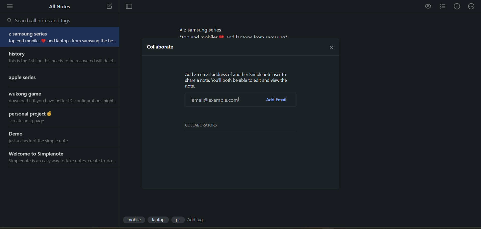 The height and width of the screenshot is (229, 481). What do you see at coordinates (278, 100) in the screenshot?
I see `add email` at bounding box center [278, 100].